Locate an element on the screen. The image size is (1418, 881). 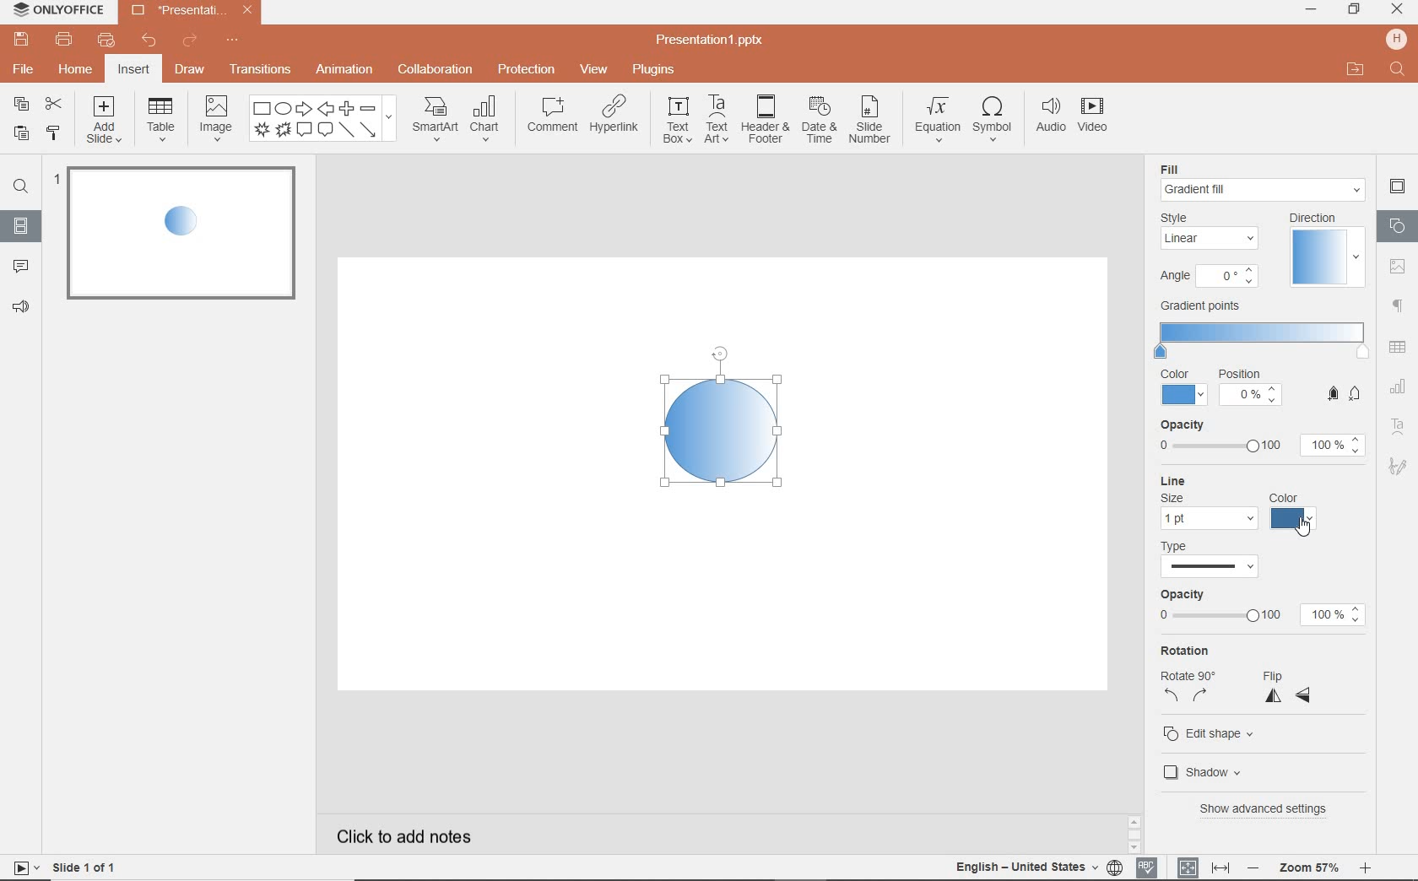
EDIT SHAPE is located at coordinates (1212, 732).